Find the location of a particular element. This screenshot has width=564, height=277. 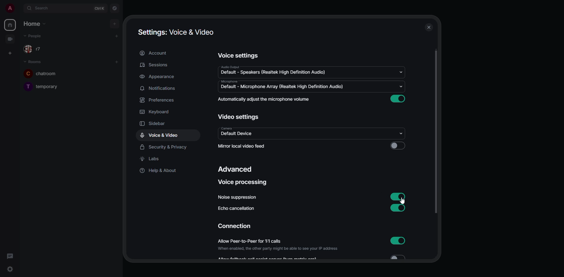

create space is located at coordinates (9, 53).